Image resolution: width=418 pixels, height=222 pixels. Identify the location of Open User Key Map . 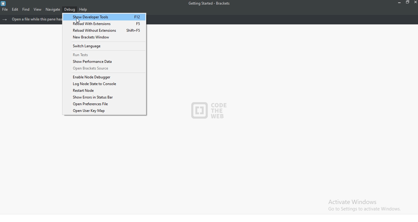
(106, 112).